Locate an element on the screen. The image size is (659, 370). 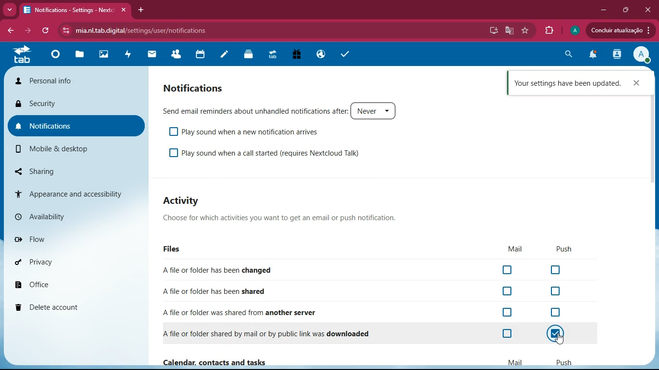
on is located at coordinates (556, 336).